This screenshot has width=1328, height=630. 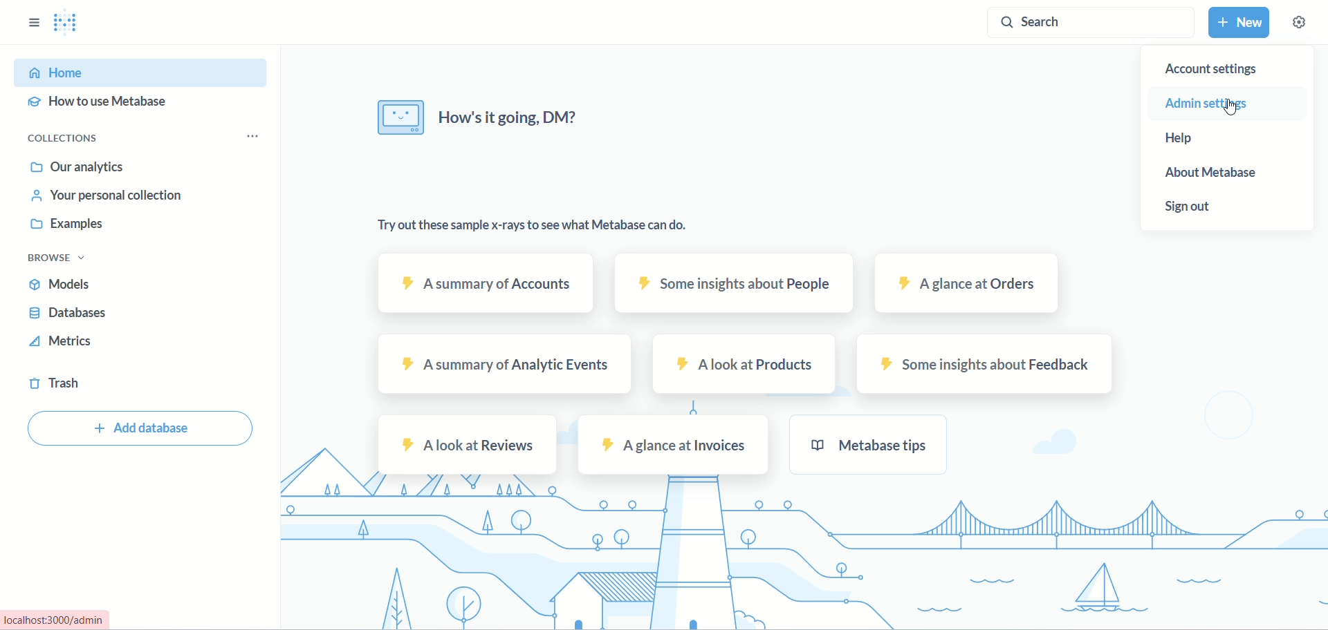 I want to click on people, so click(x=734, y=285).